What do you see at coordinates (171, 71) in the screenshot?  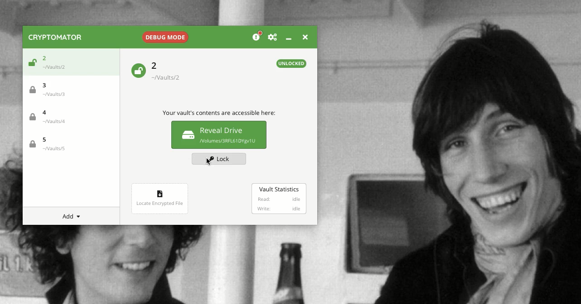 I see `Vault 2` at bounding box center [171, 71].